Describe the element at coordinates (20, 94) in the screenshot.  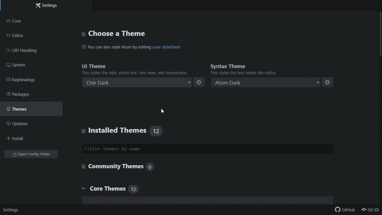
I see `Packages` at that location.